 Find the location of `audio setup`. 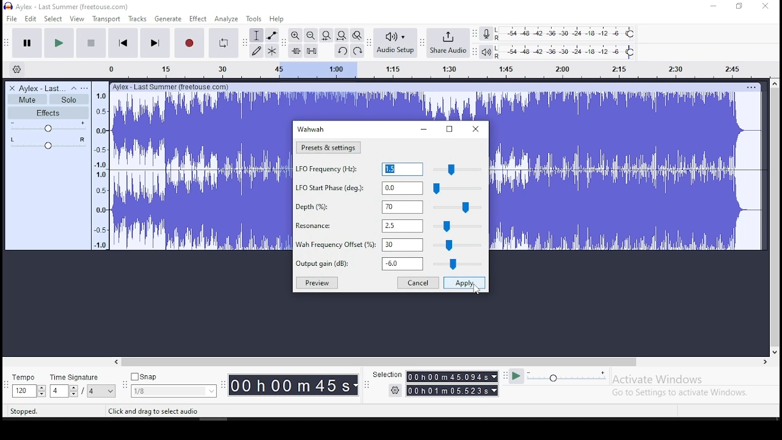

audio setup is located at coordinates (396, 43).